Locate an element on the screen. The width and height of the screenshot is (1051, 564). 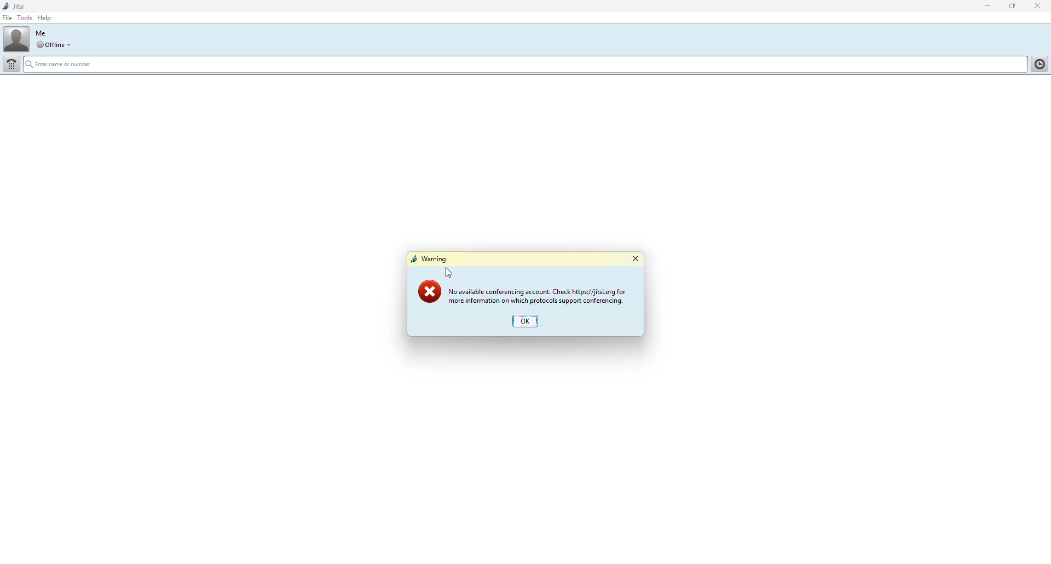
me is located at coordinates (44, 33).